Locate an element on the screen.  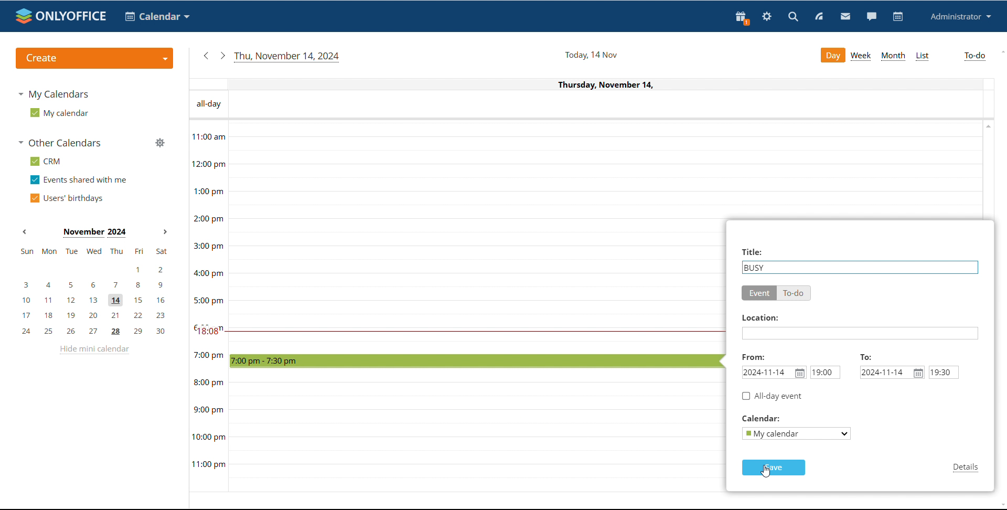
previous month is located at coordinates (25, 233).